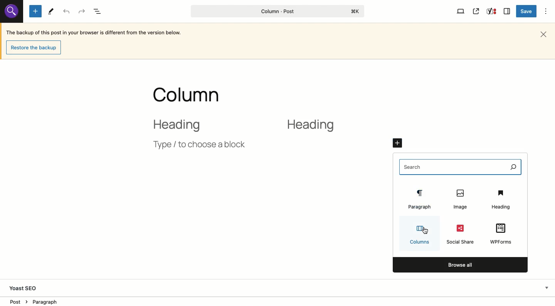  What do you see at coordinates (192, 93) in the screenshot?
I see `Title` at bounding box center [192, 93].